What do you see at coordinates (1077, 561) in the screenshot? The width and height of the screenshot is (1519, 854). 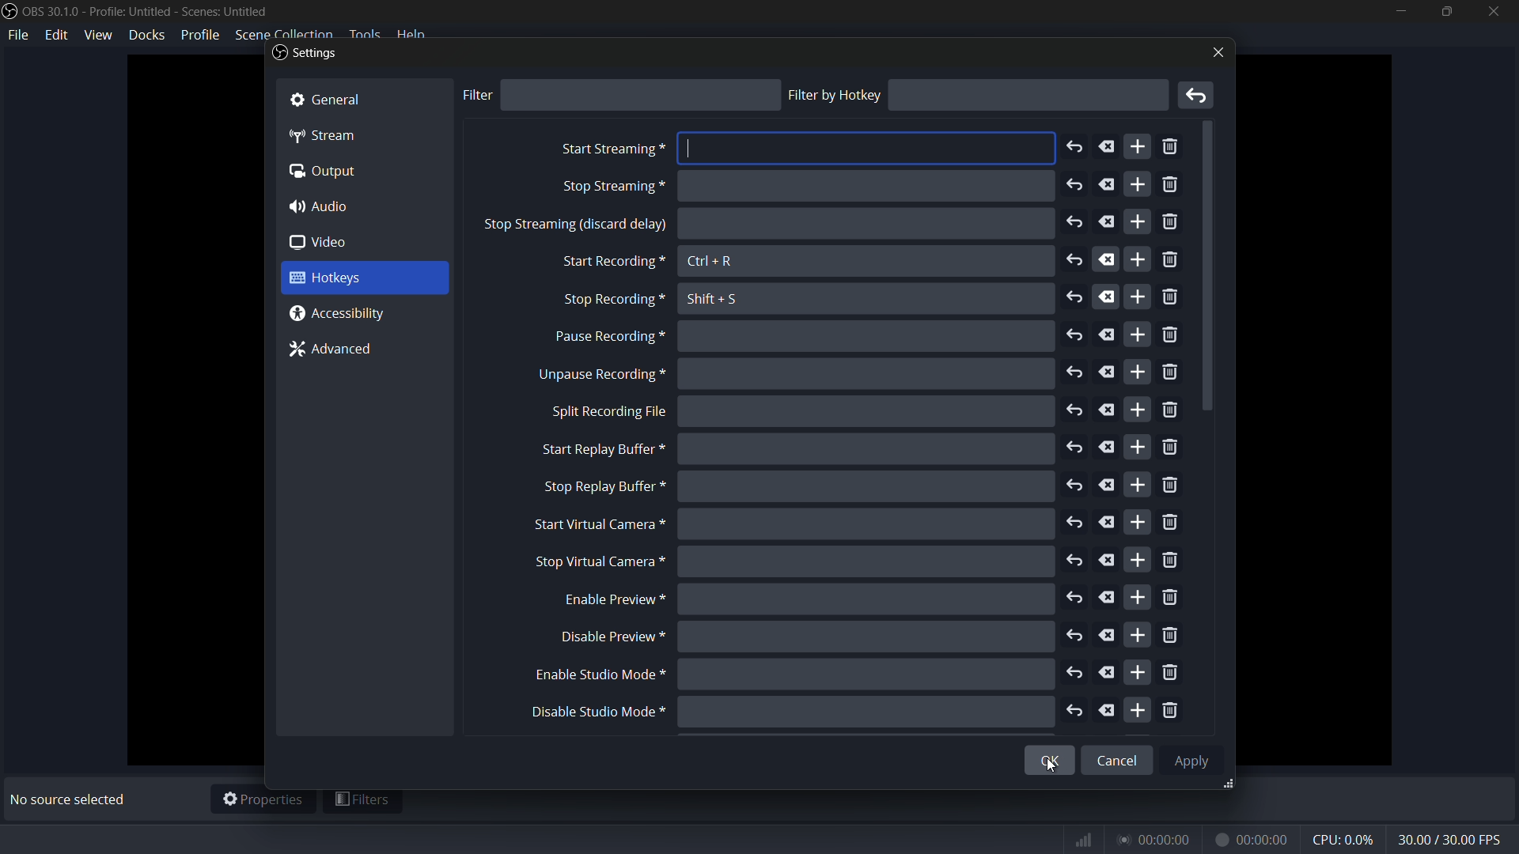 I see `undo` at bounding box center [1077, 561].